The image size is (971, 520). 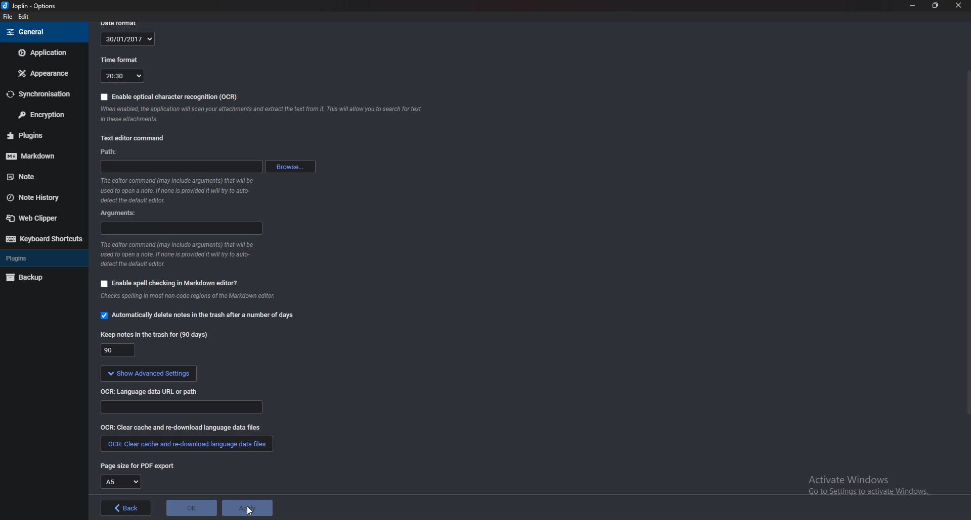 What do you see at coordinates (24, 17) in the screenshot?
I see `Edit` at bounding box center [24, 17].